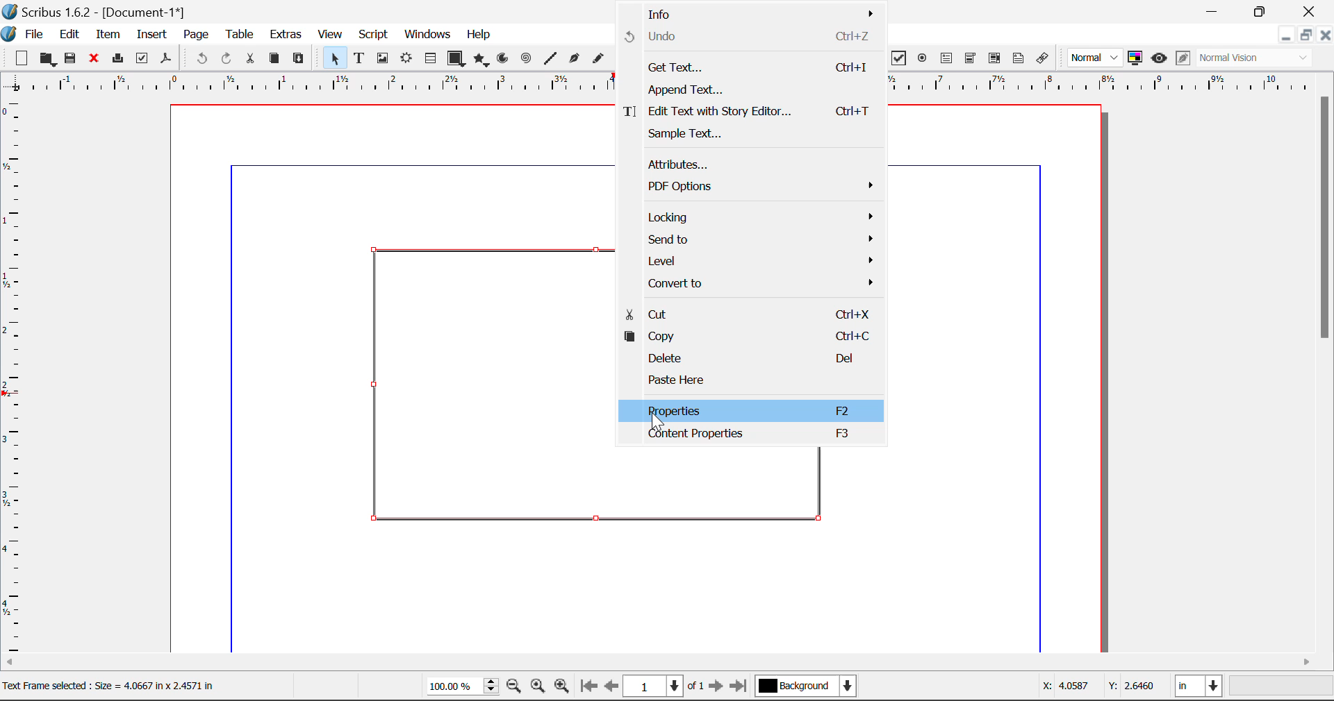  I want to click on View, so click(331, 35).